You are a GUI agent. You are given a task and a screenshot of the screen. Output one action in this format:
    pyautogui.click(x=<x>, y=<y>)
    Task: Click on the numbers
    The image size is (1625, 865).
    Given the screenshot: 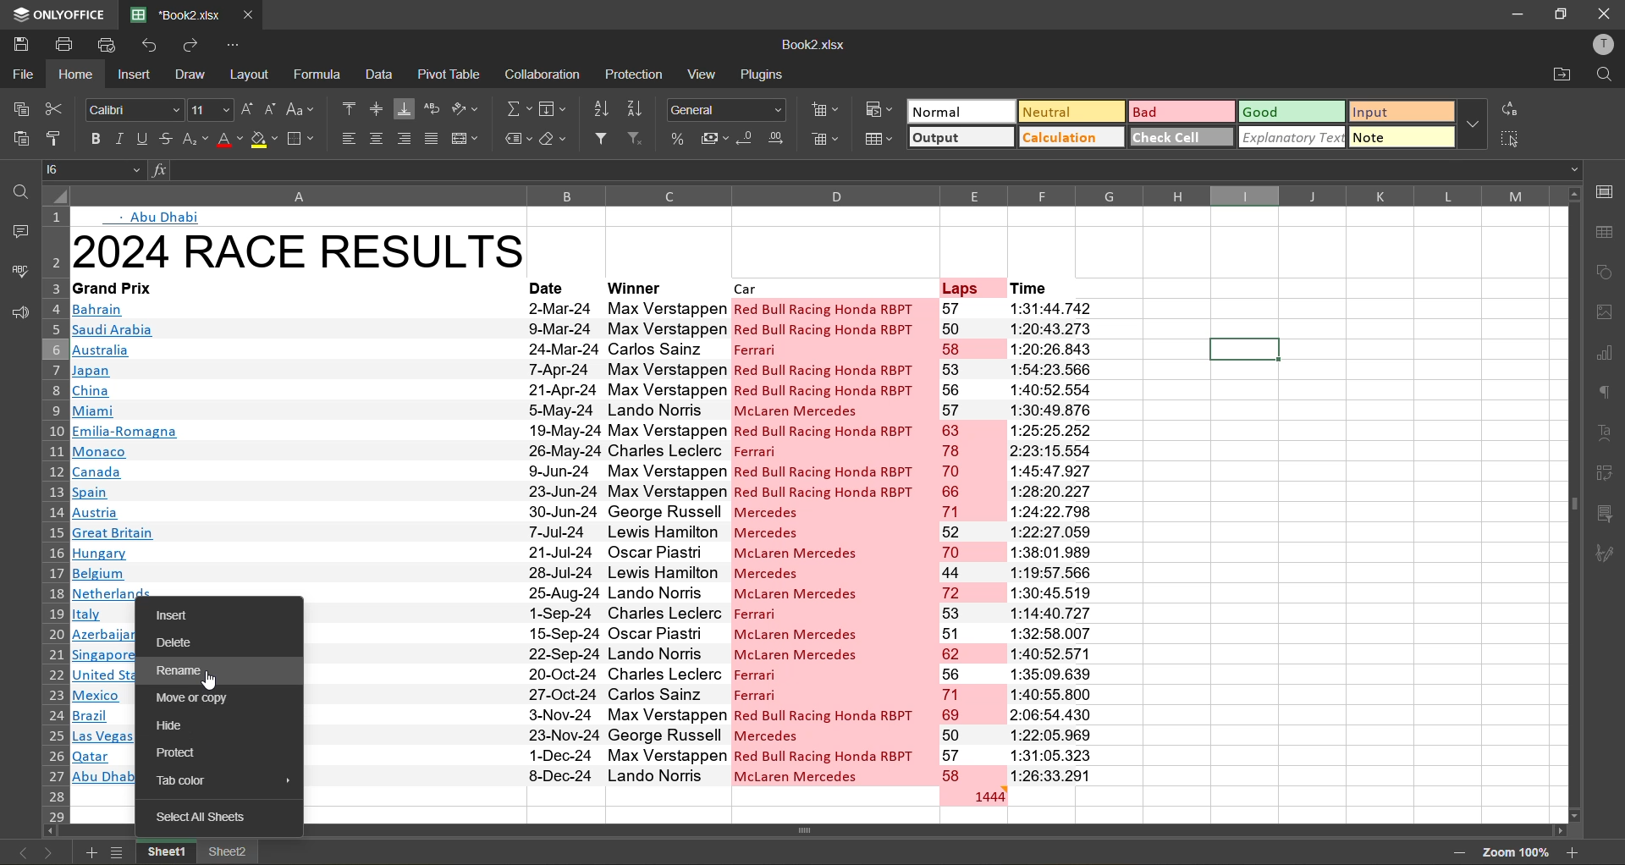 What is the action you would take?
    pyautogui.click(x=971, y=541)
    